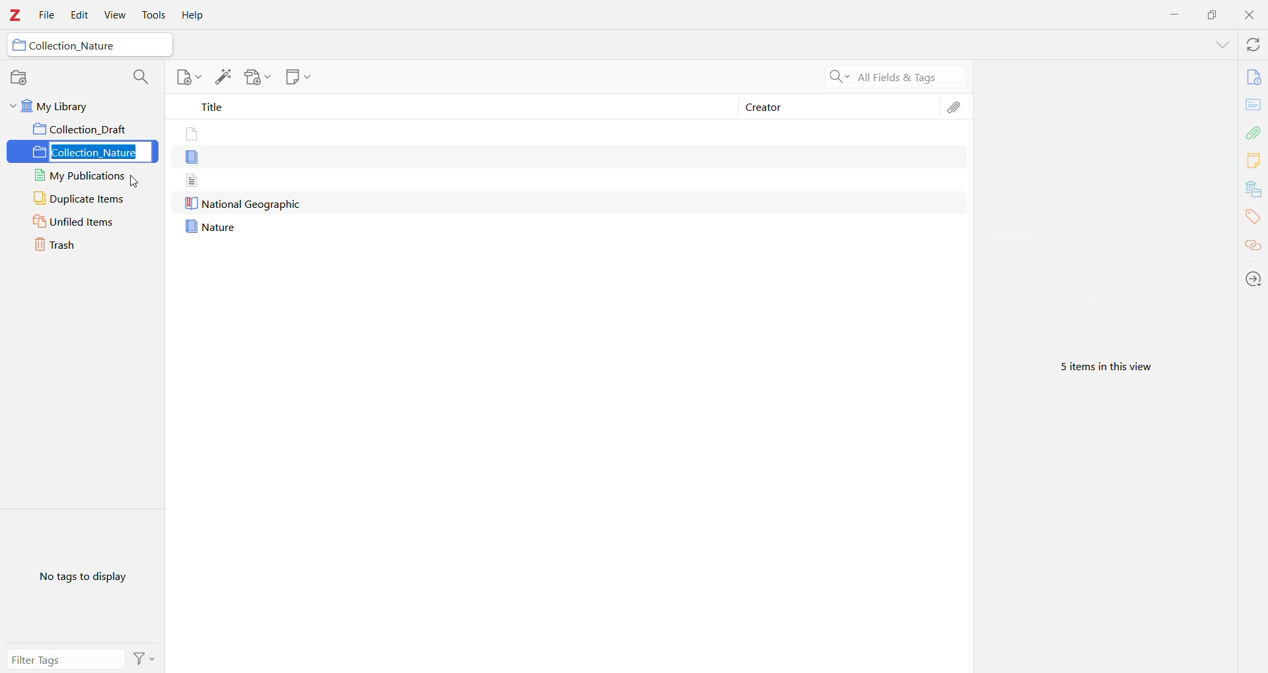 This screenshot has width=1268, height=673. What do you see at coordinates (1253, 76) in the screenshot?
I see `Info` at bounding box center [1253, 76].